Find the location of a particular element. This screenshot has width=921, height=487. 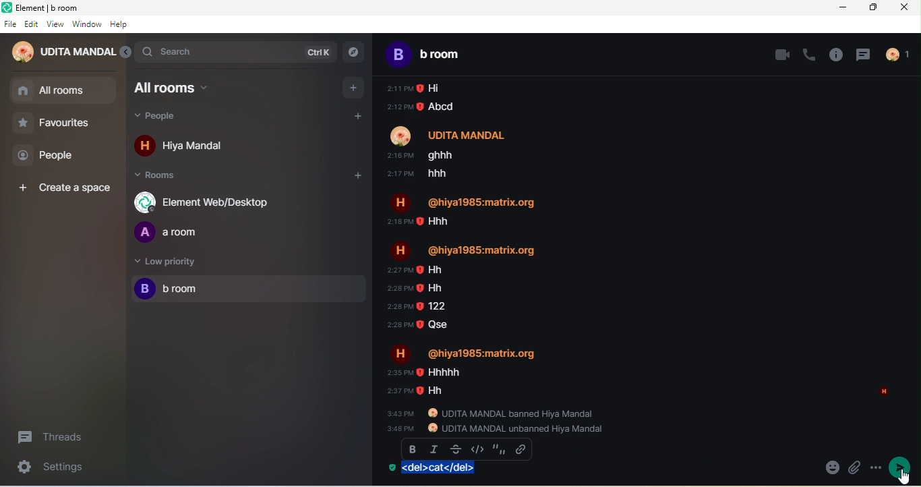

explore is located at coordinates (354, 53).